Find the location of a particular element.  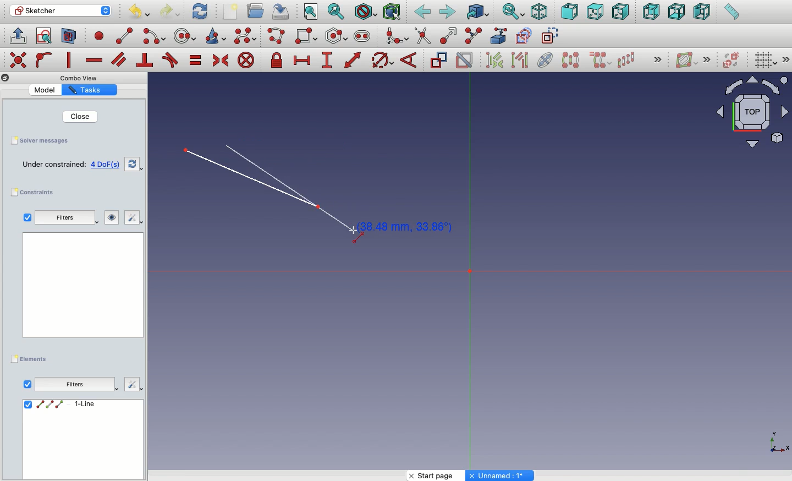

Switch virtual place is located at coordinates (732, 60).